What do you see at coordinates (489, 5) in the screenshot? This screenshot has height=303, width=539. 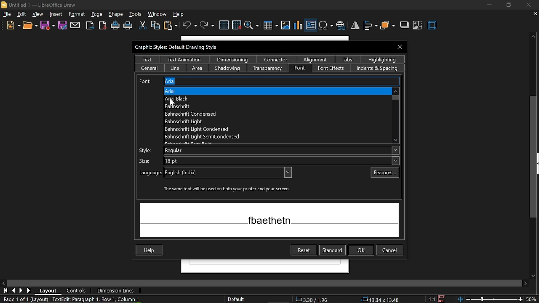 I see `Minimize` at bounding box center [489, 5].